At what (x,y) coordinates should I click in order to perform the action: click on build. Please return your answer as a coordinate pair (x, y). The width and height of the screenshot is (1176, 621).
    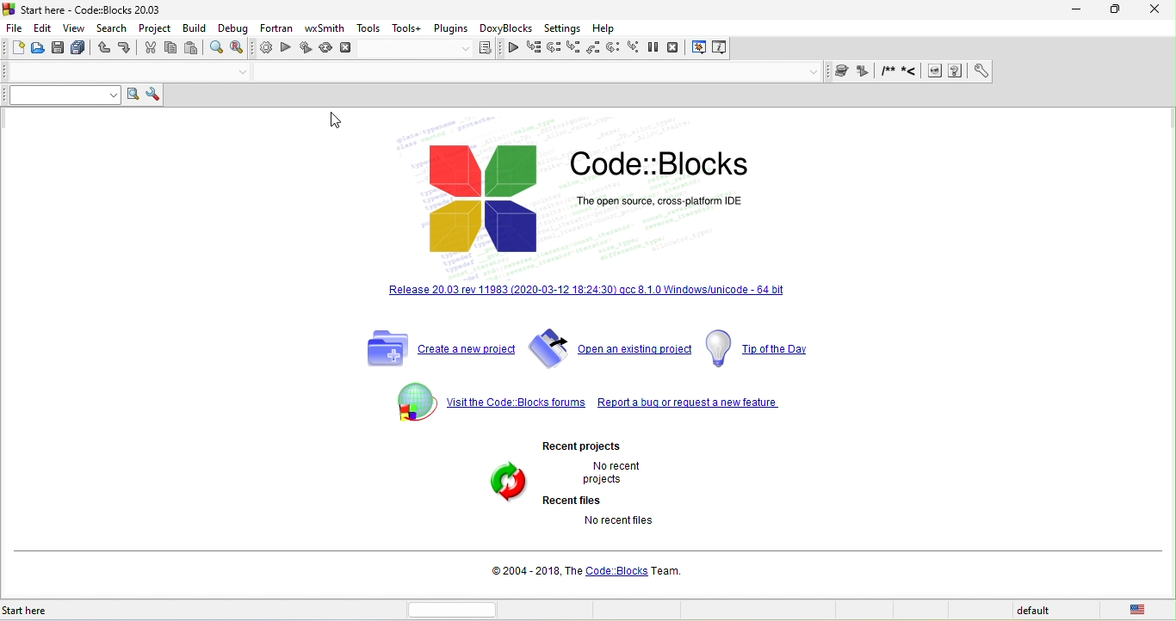
    Looking at the image, I should click on (195, 27).